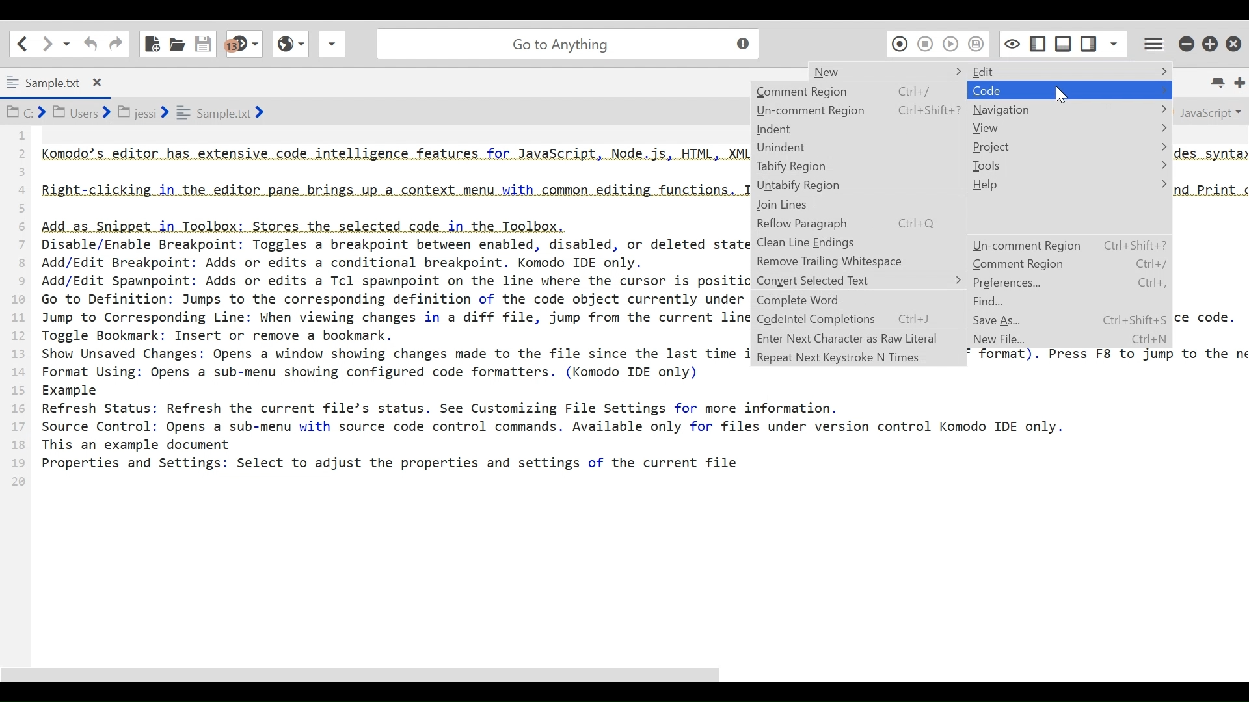 Image resolution: width=1249 pixels, height=702 pixels. Describe the element at coordinates (859, 92) in the screenshot. I see `Comment region` at that location.